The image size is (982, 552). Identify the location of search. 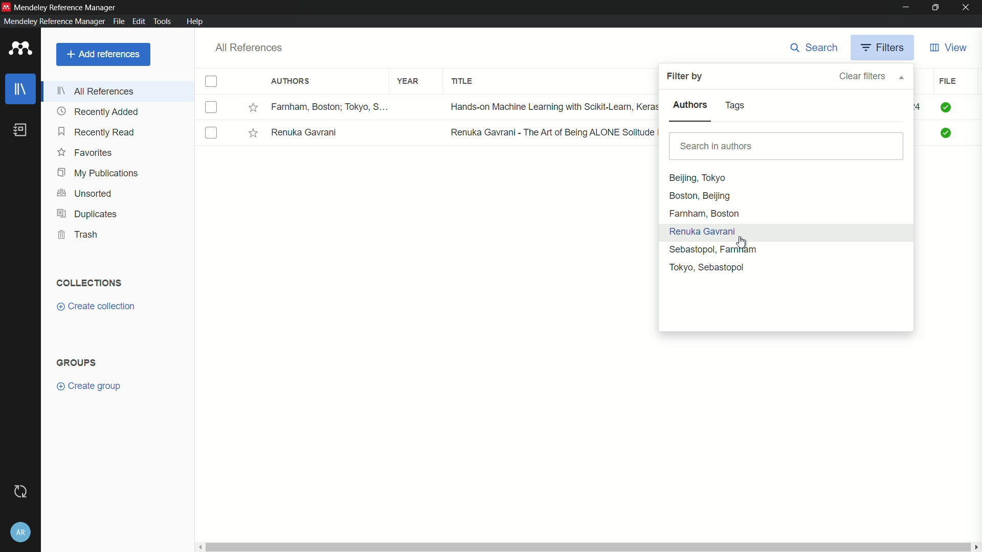
(814, 48).